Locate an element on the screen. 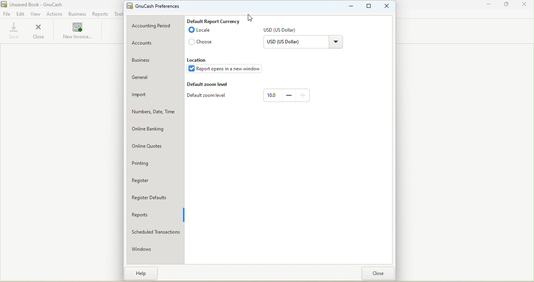  Close is located at coordinates (38, 31).